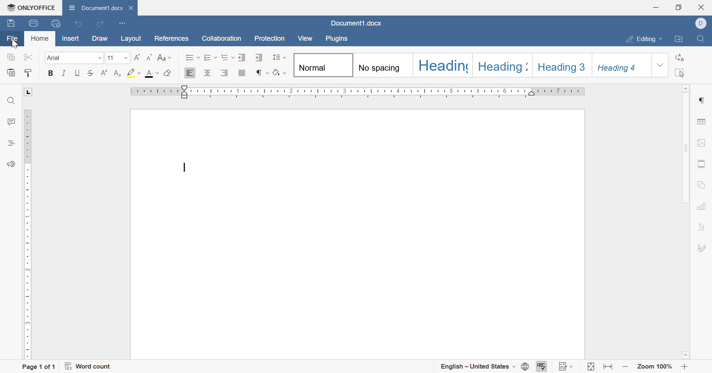  What do you see at coordinates (38, 366) in the screenshot?
I see `page 1 of 1` at bounding box center [38, 366].